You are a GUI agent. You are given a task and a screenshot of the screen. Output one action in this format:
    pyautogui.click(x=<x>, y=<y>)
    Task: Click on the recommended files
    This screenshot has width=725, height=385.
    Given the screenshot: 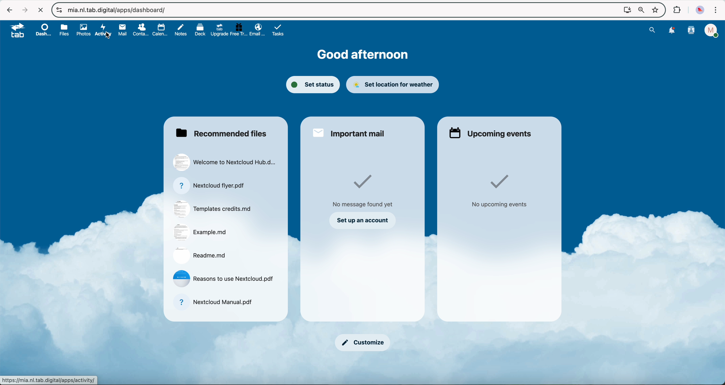 What is the action you would take?
    pyautogui.click(x=222, y=132)
    